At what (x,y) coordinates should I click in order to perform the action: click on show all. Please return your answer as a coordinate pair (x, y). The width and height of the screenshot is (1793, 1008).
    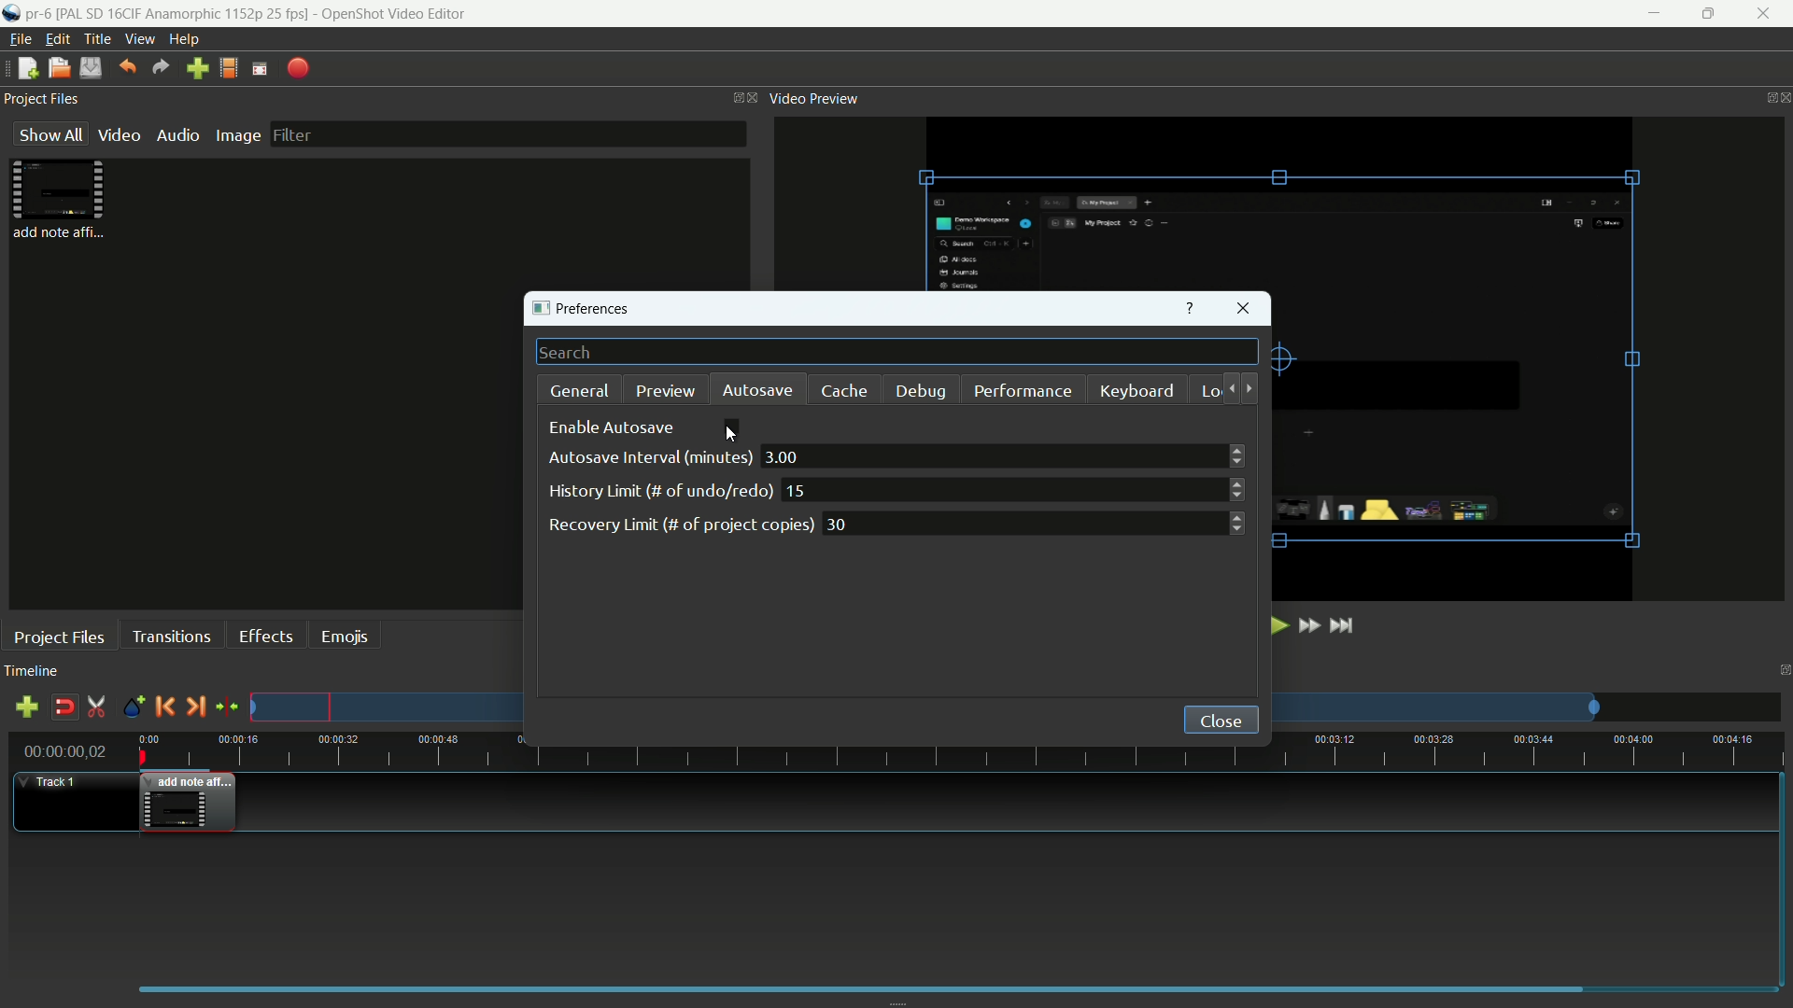
    Looking at the image, I should click on (49, 133).